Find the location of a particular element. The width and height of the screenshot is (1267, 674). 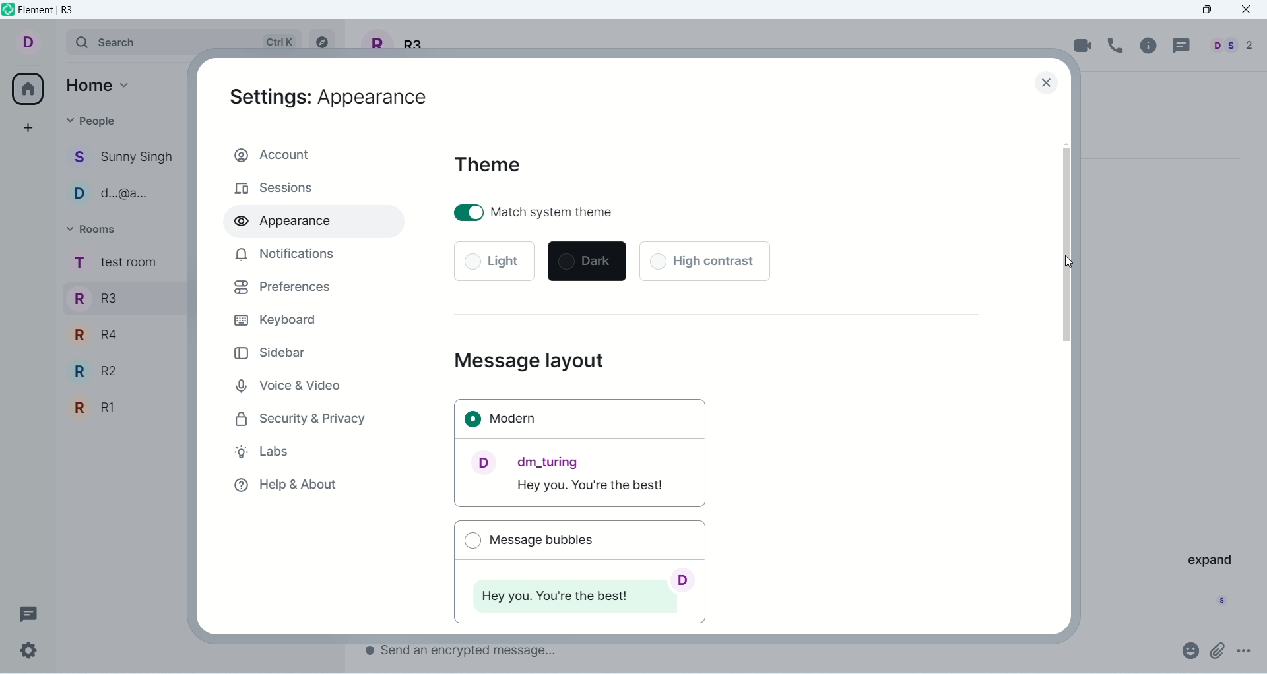

message bubbles is located at coordinates (583, 571).